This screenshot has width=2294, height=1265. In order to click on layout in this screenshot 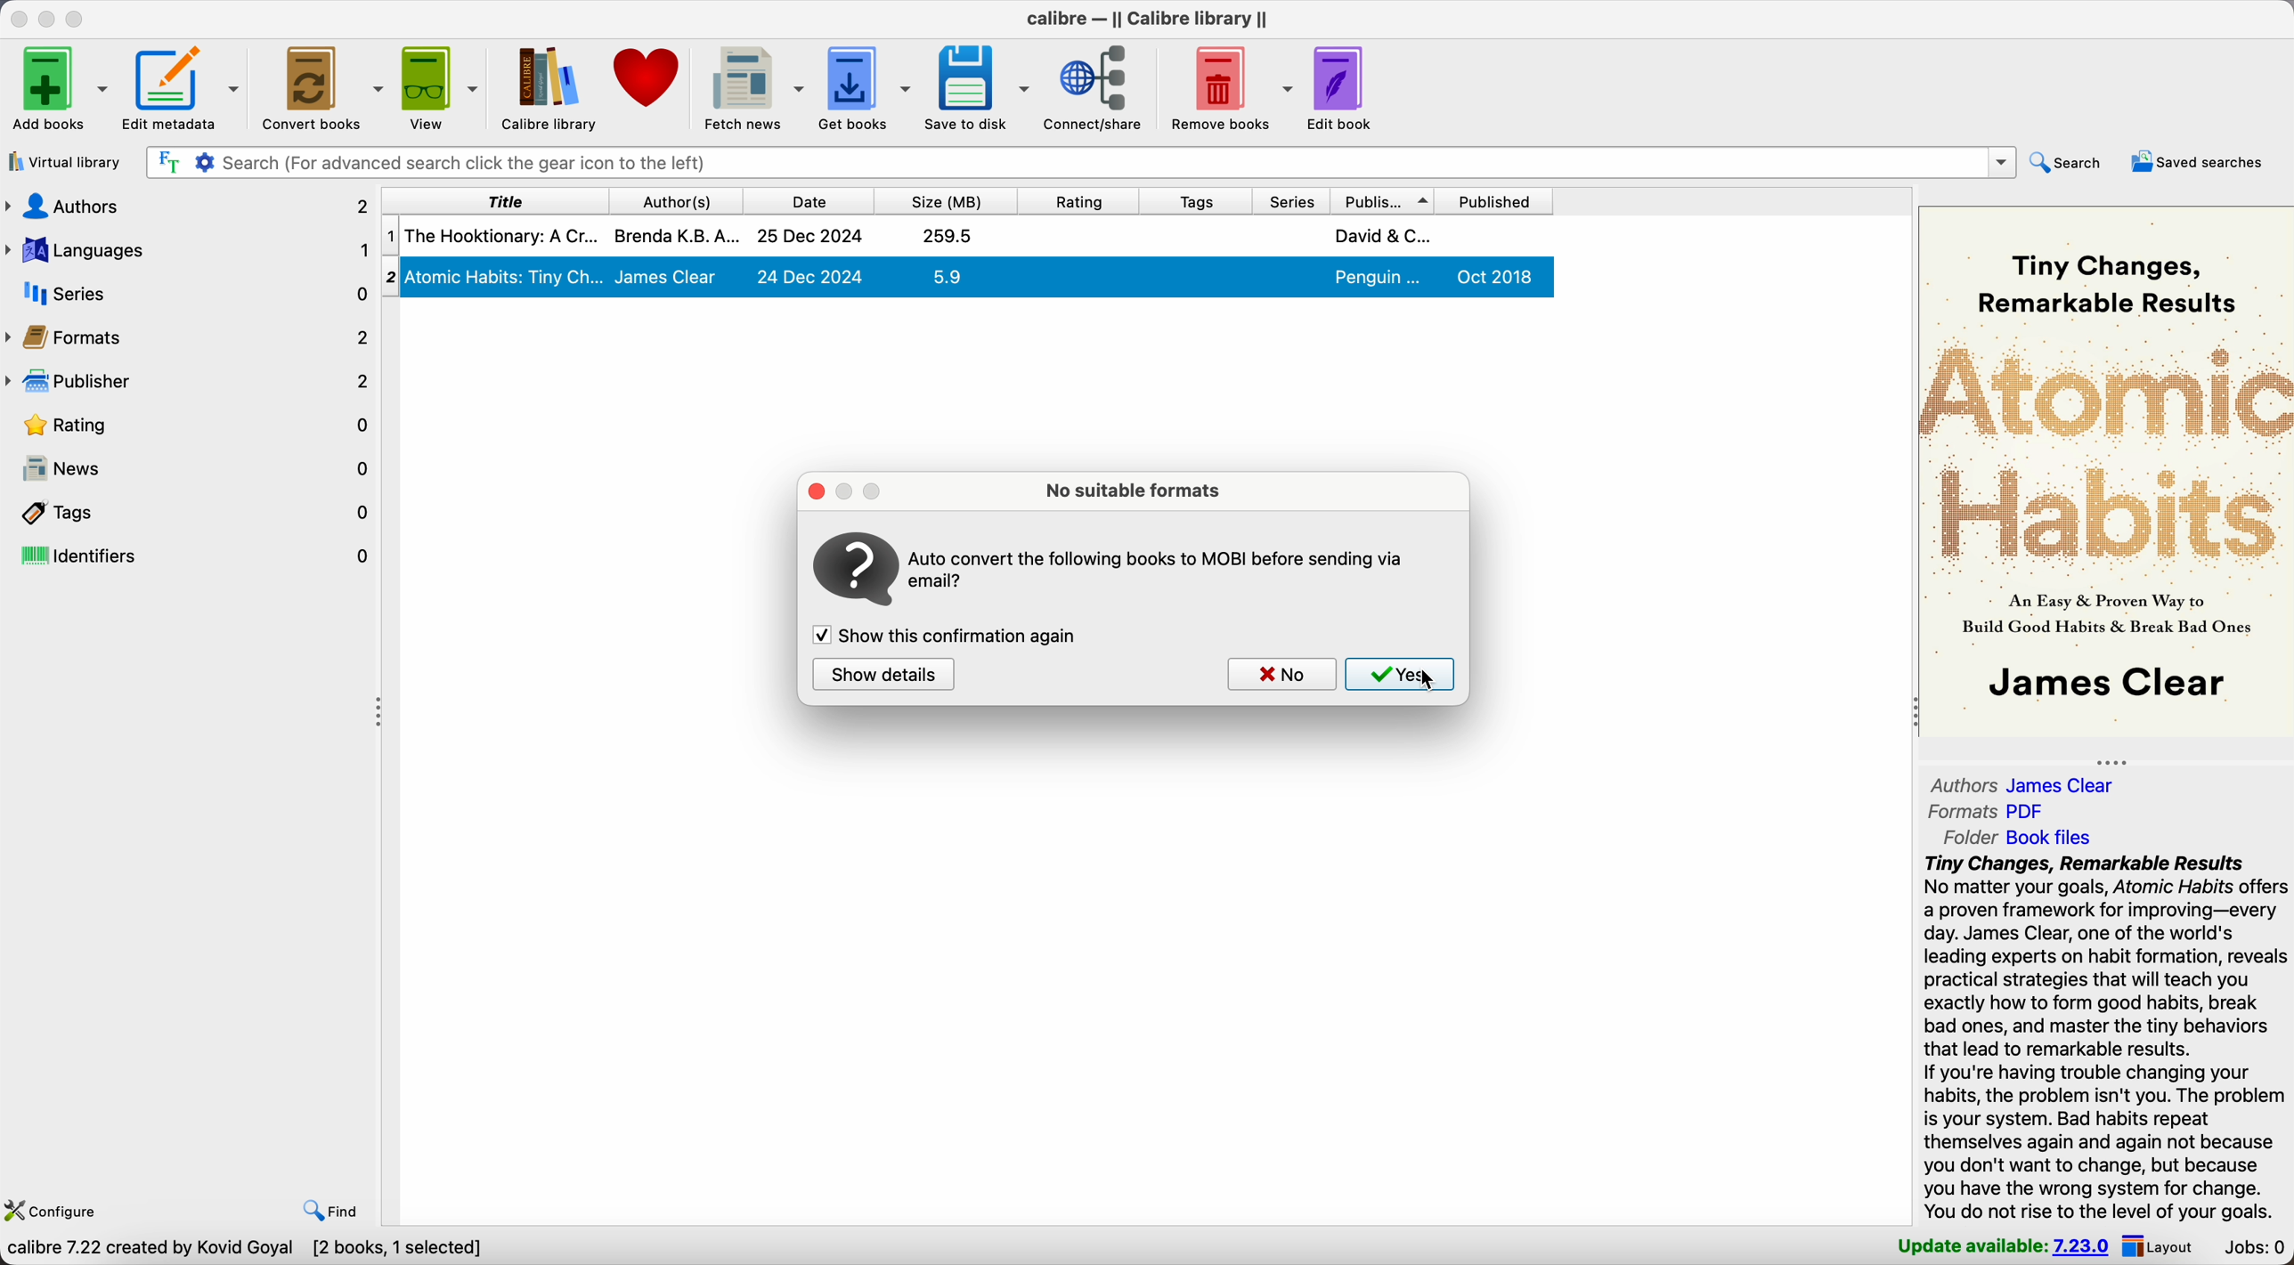, I will do `click(2162, 1247)`.